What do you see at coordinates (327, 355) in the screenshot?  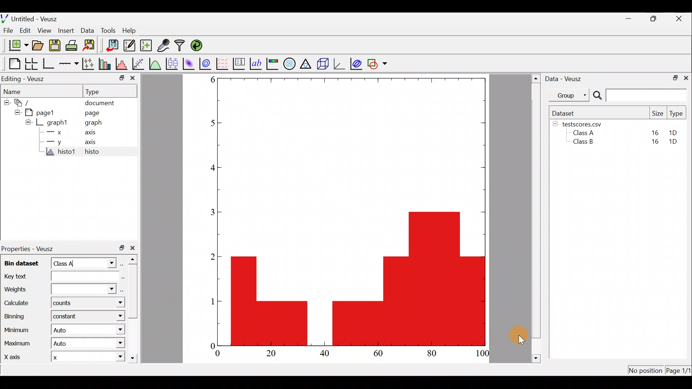 I see `40` at bounding box center [327, 355].